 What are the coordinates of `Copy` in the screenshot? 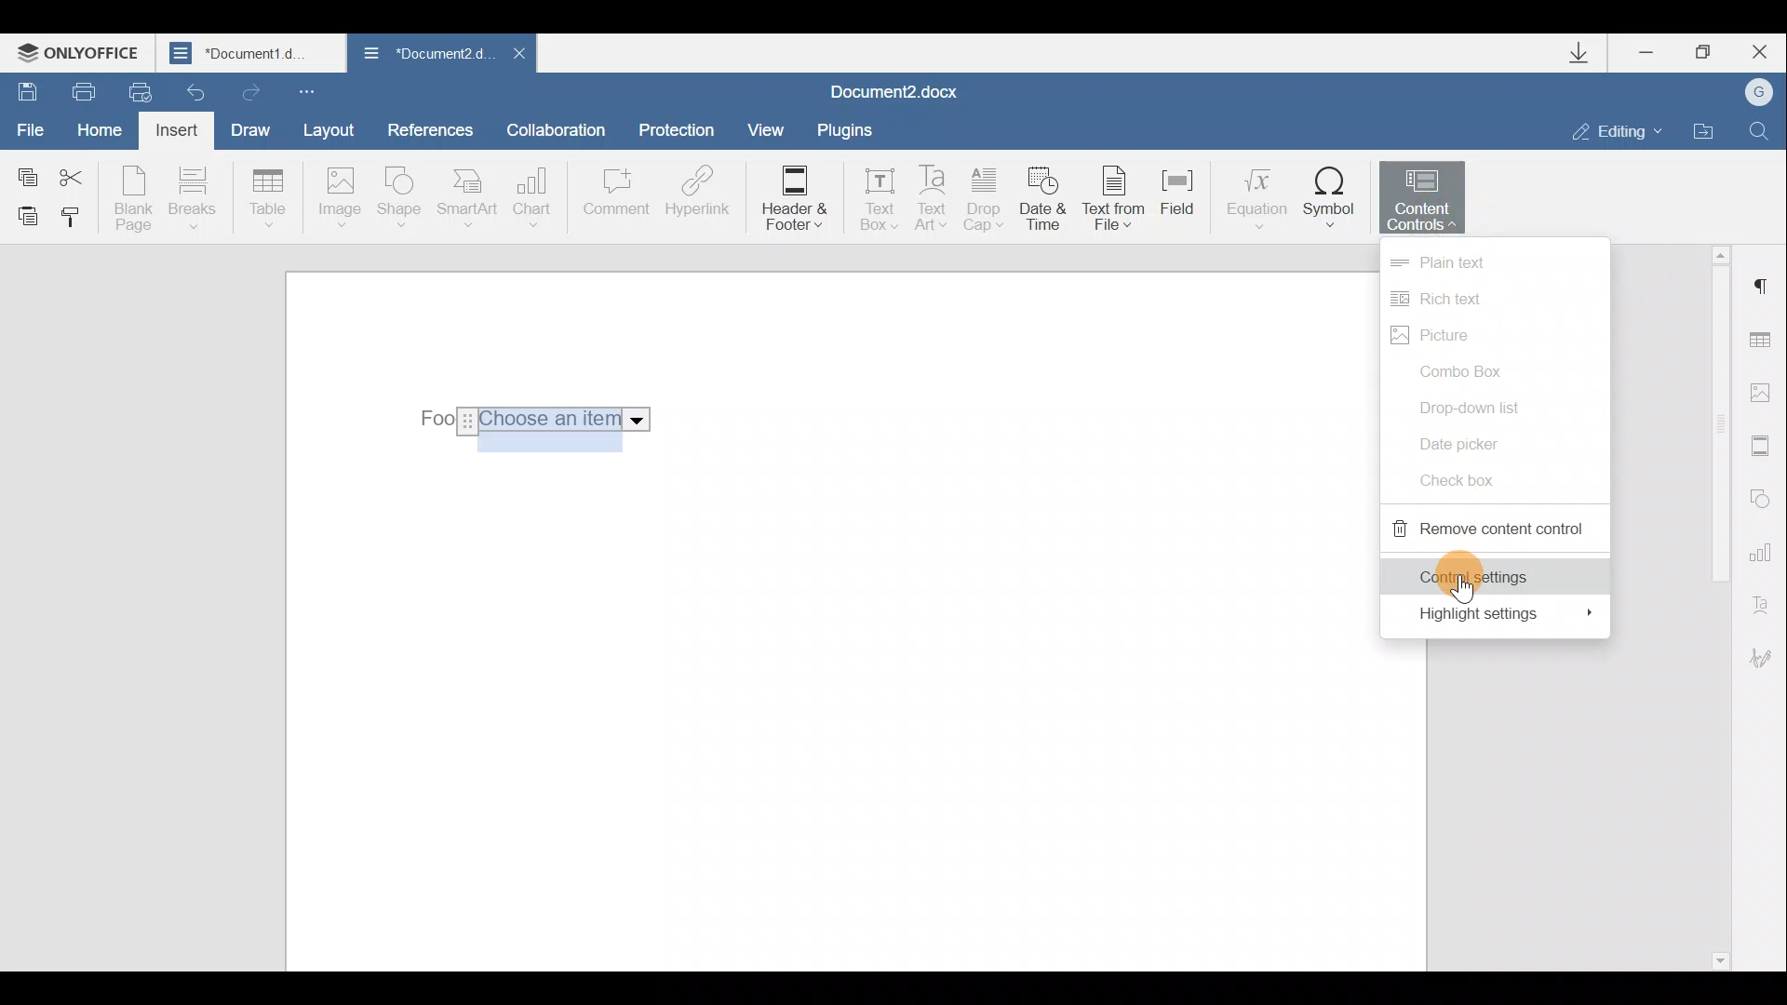 It's located at (26, 173).